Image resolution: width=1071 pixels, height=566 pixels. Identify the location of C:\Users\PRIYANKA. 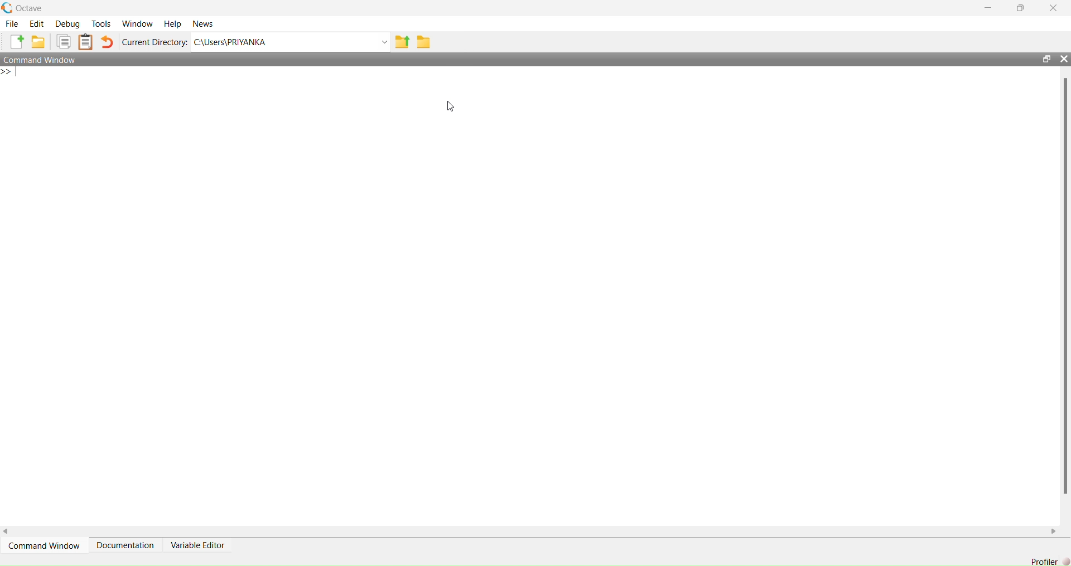
(282, 42).